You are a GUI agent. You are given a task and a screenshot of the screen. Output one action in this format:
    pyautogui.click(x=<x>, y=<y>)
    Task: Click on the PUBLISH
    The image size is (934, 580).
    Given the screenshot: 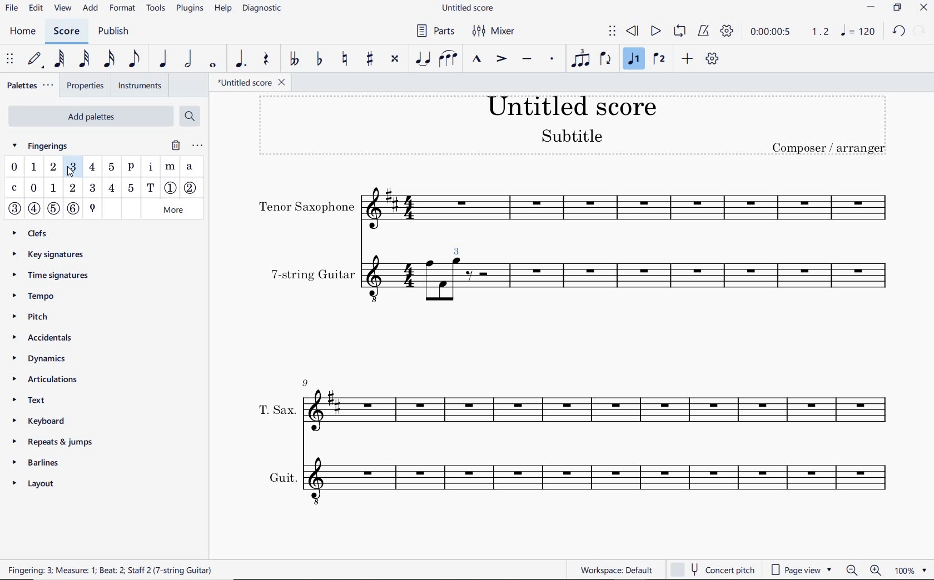 What is the action you would take?
    pyautogui.click(x=117, y=32)
    